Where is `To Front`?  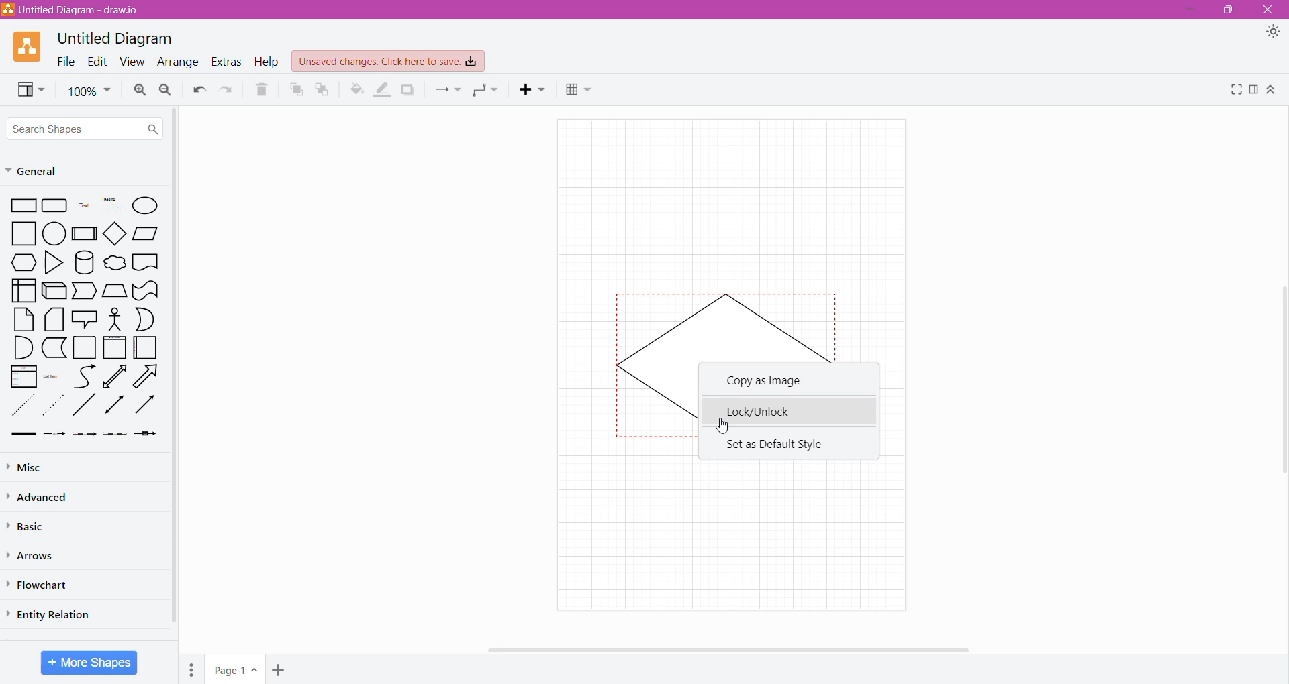 To Front is located at coordinates (295, 90).